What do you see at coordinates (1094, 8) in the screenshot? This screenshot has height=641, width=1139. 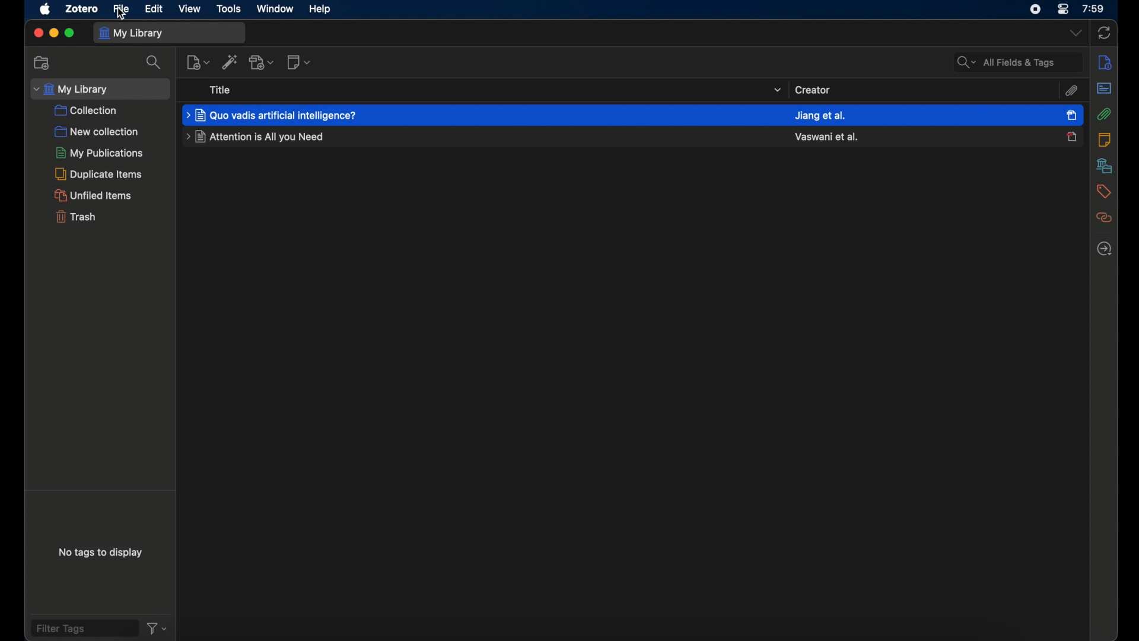 I see `time` at bounding box center [1094, 8].